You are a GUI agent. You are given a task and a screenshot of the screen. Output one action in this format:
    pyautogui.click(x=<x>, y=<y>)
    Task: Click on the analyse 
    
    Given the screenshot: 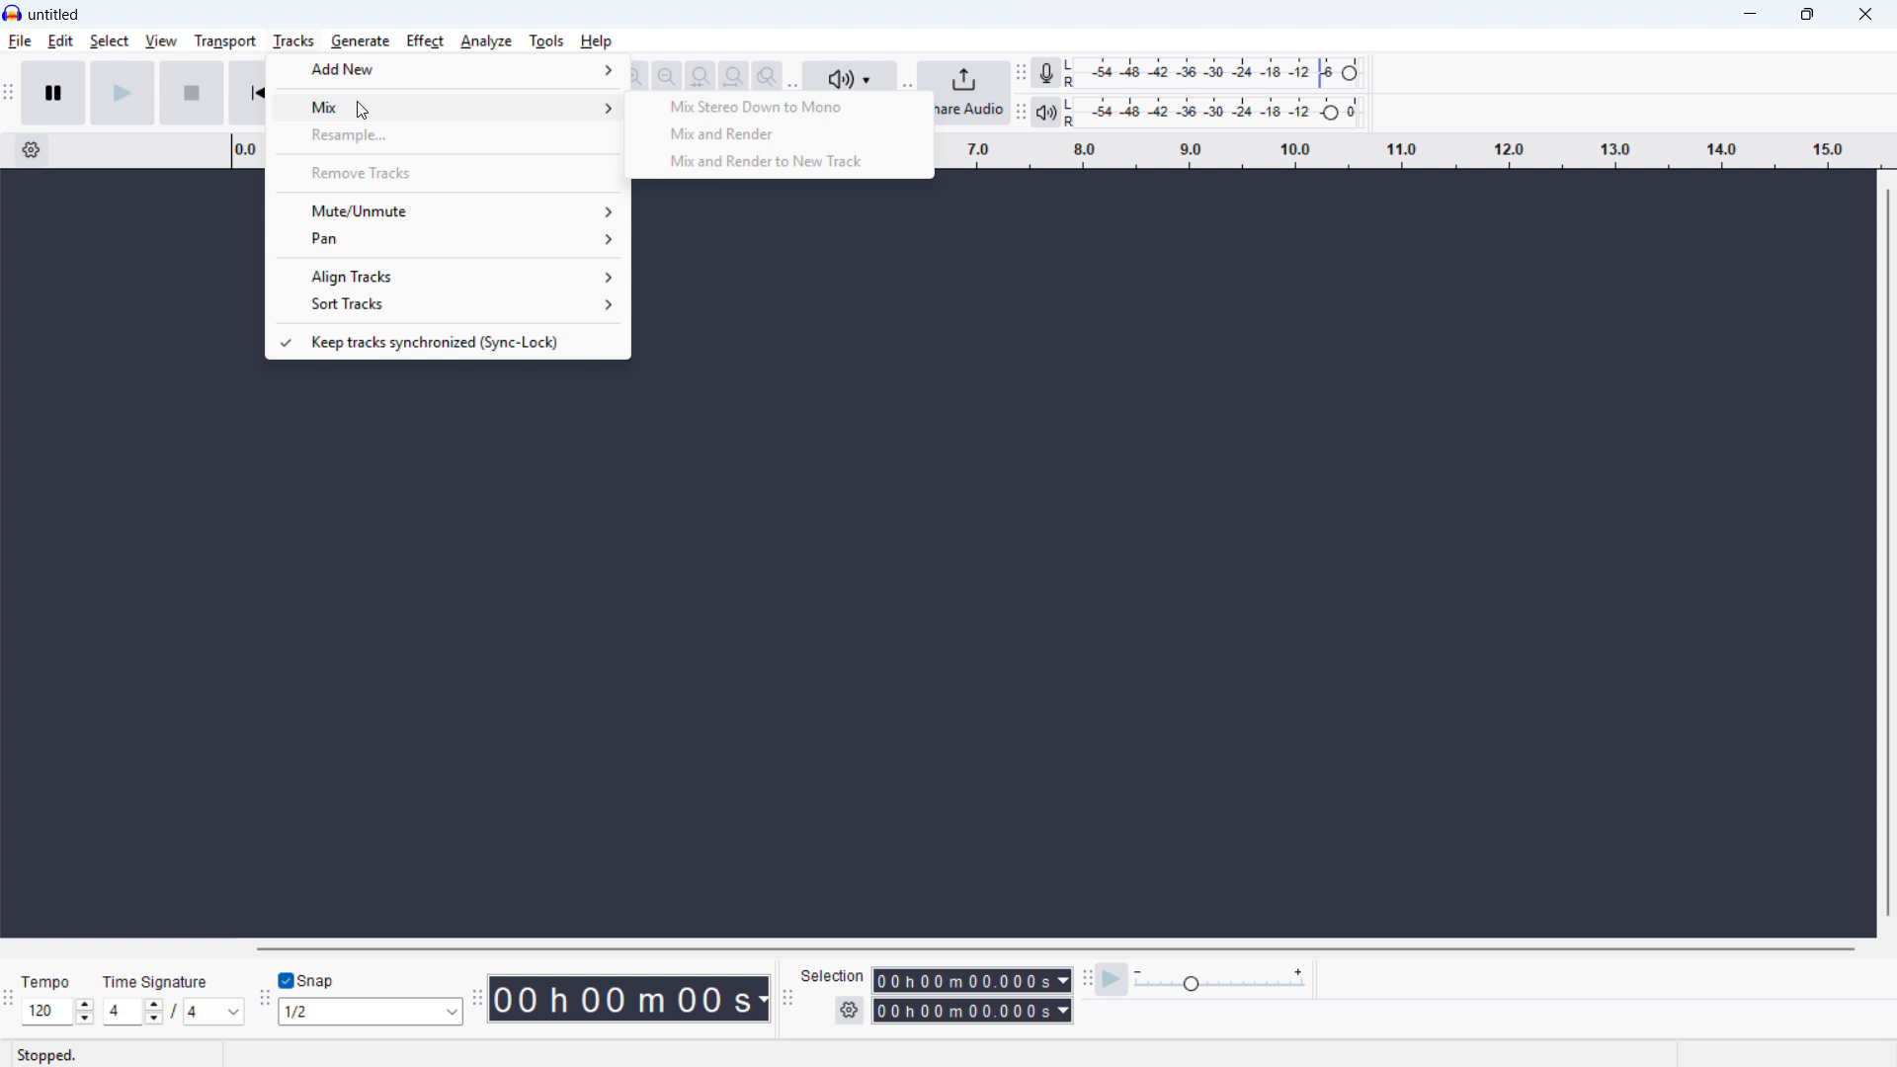 What is the action you would take?
    pyautogui.click(x=487, y=41)
    